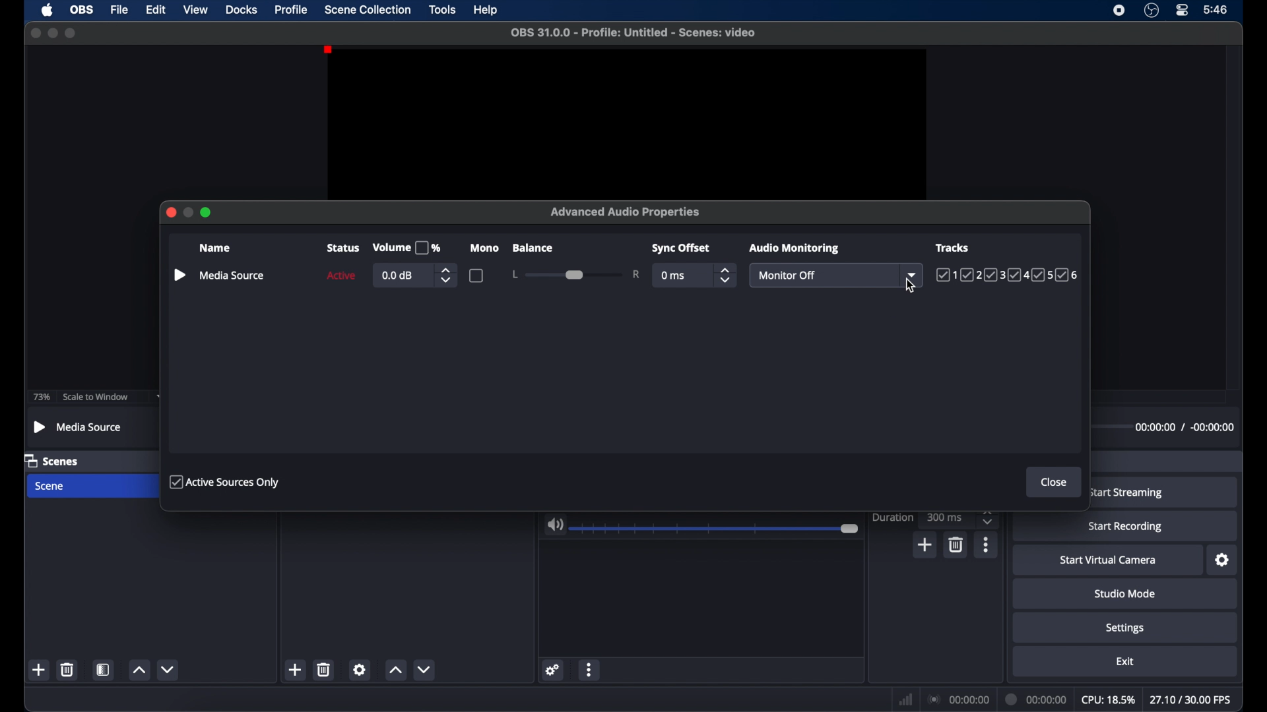 The image size is (1267, 712). Describe the element at coordinates (104, 669) in the screenshot. I see `scene filters` at that location.